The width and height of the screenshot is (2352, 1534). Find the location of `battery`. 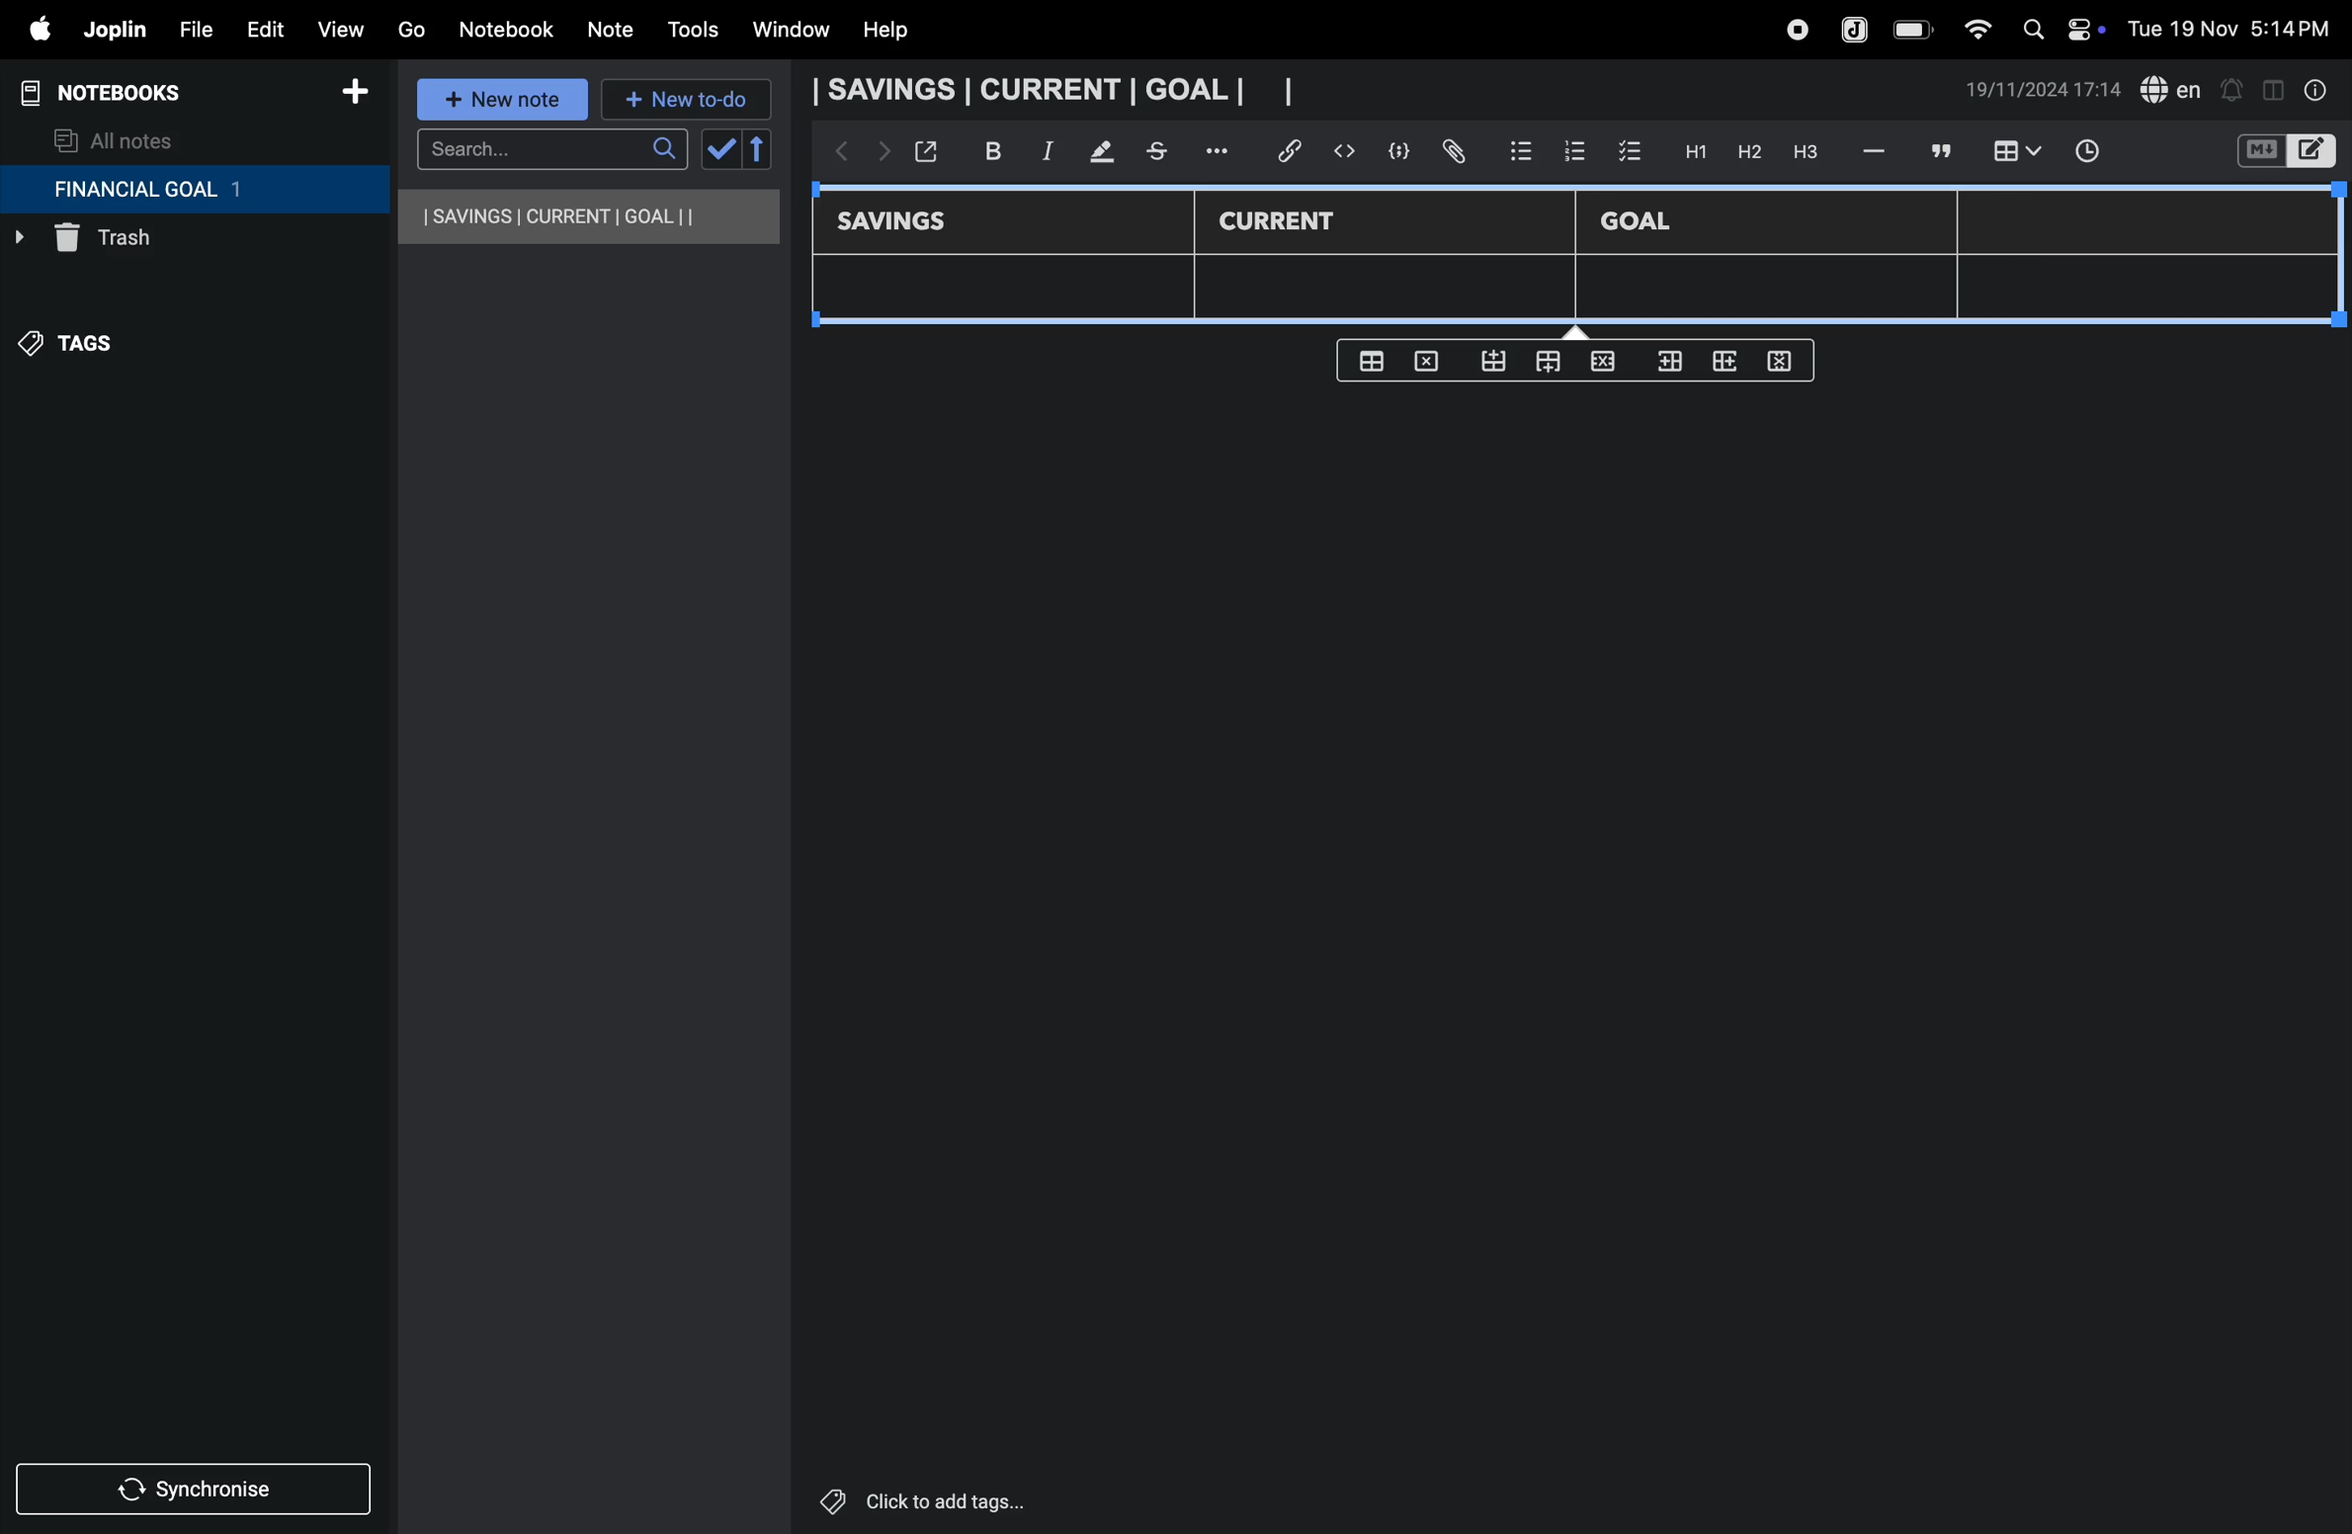

battery is located at coordinates (1914, 30).